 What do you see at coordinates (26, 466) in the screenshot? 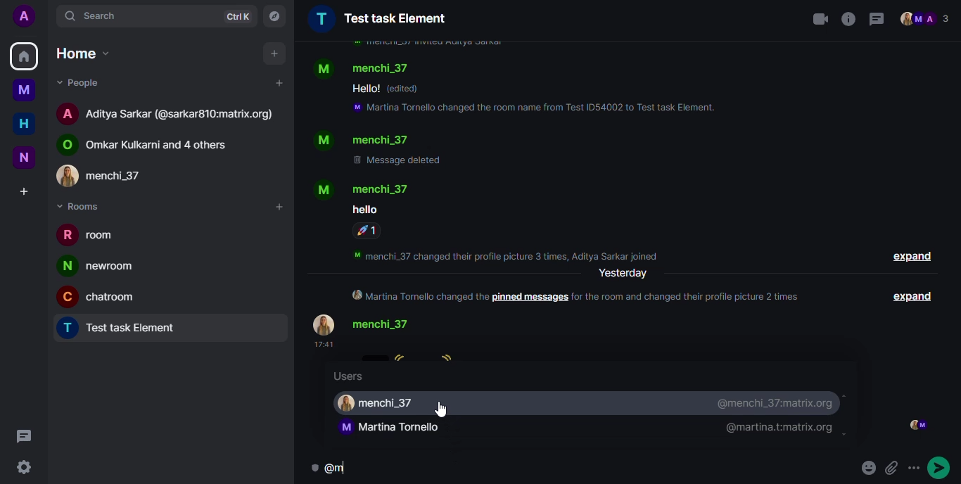
I see `quick settings` at bounding box center [26, 466].